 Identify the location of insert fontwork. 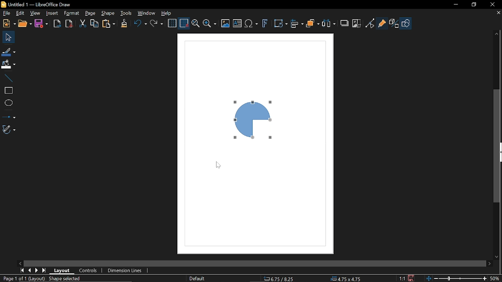
(266, 24).